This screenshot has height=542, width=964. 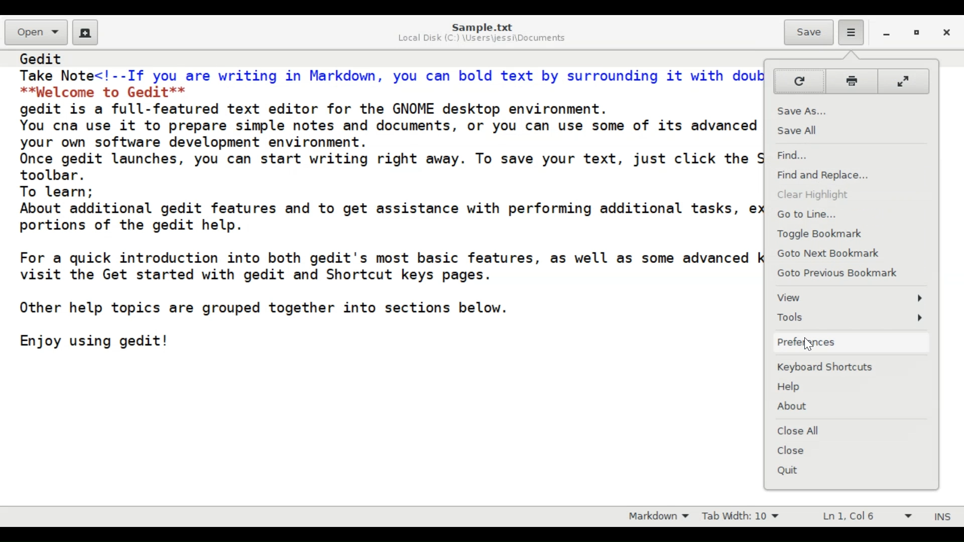 What do you see at coordinates (861, 517) in the screenshot?
I see `Line & Column Preference (Ln 1, Col 6)` at bounding box center [861, 517].